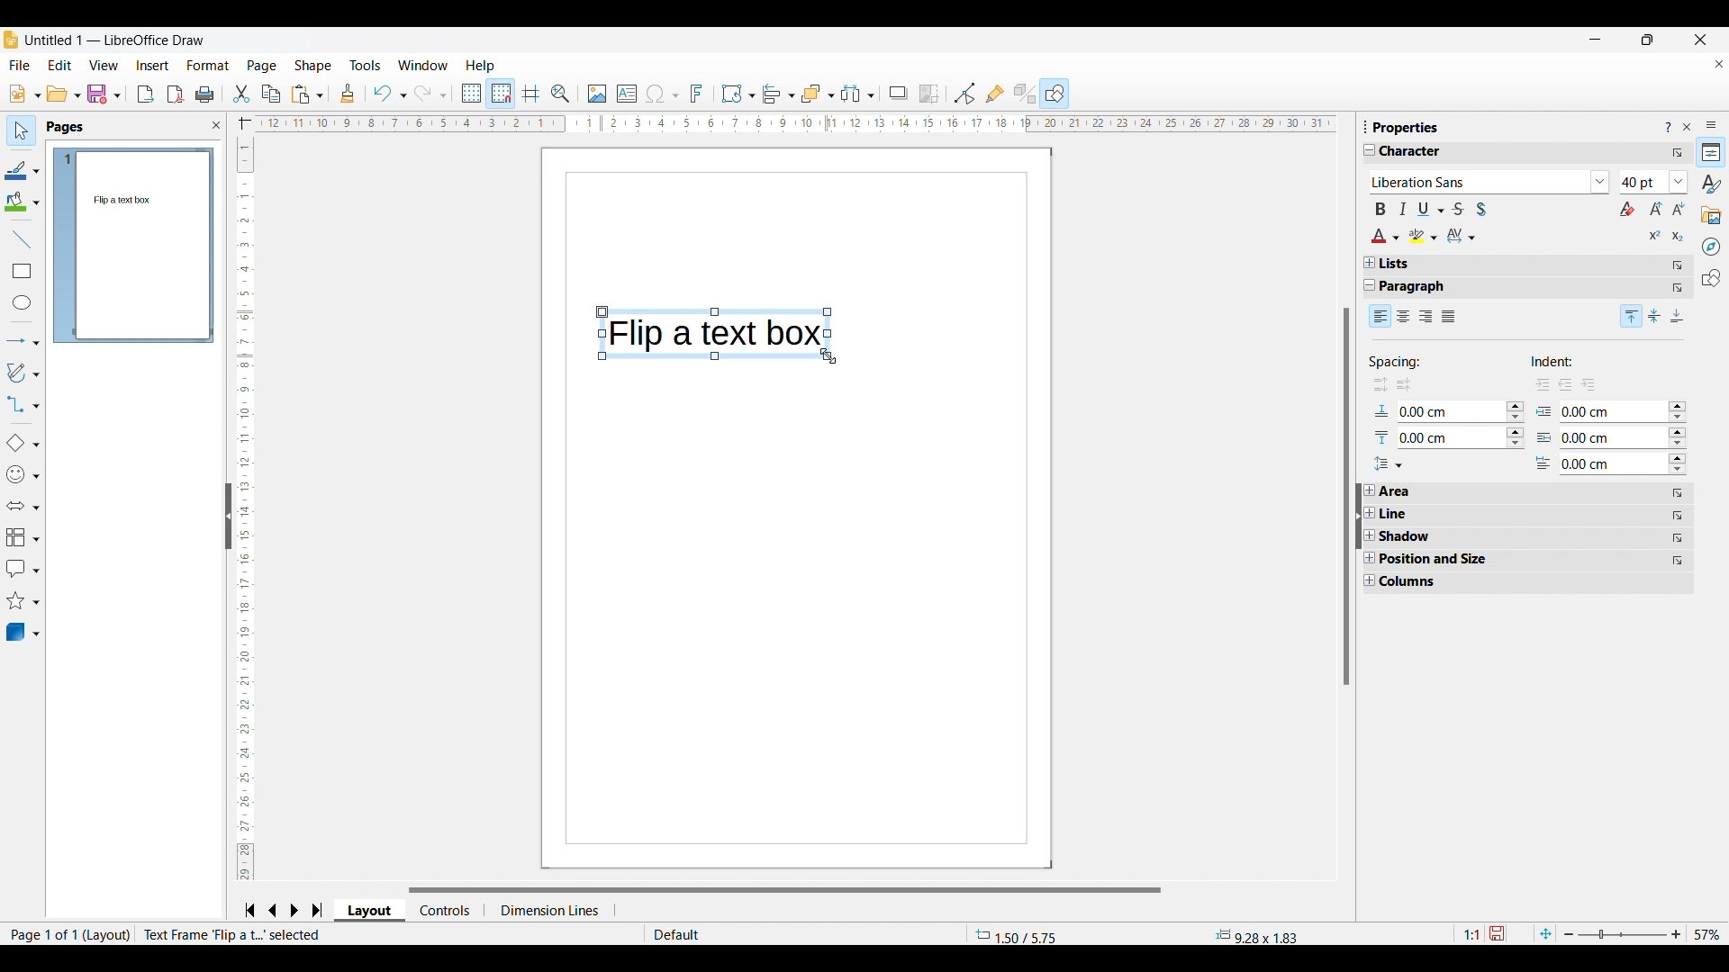 The width and height of the screenshot is (1729, 972). Describe the element at coordinates (1719, 64) in the screenshot. I see `Close current document` at that location.